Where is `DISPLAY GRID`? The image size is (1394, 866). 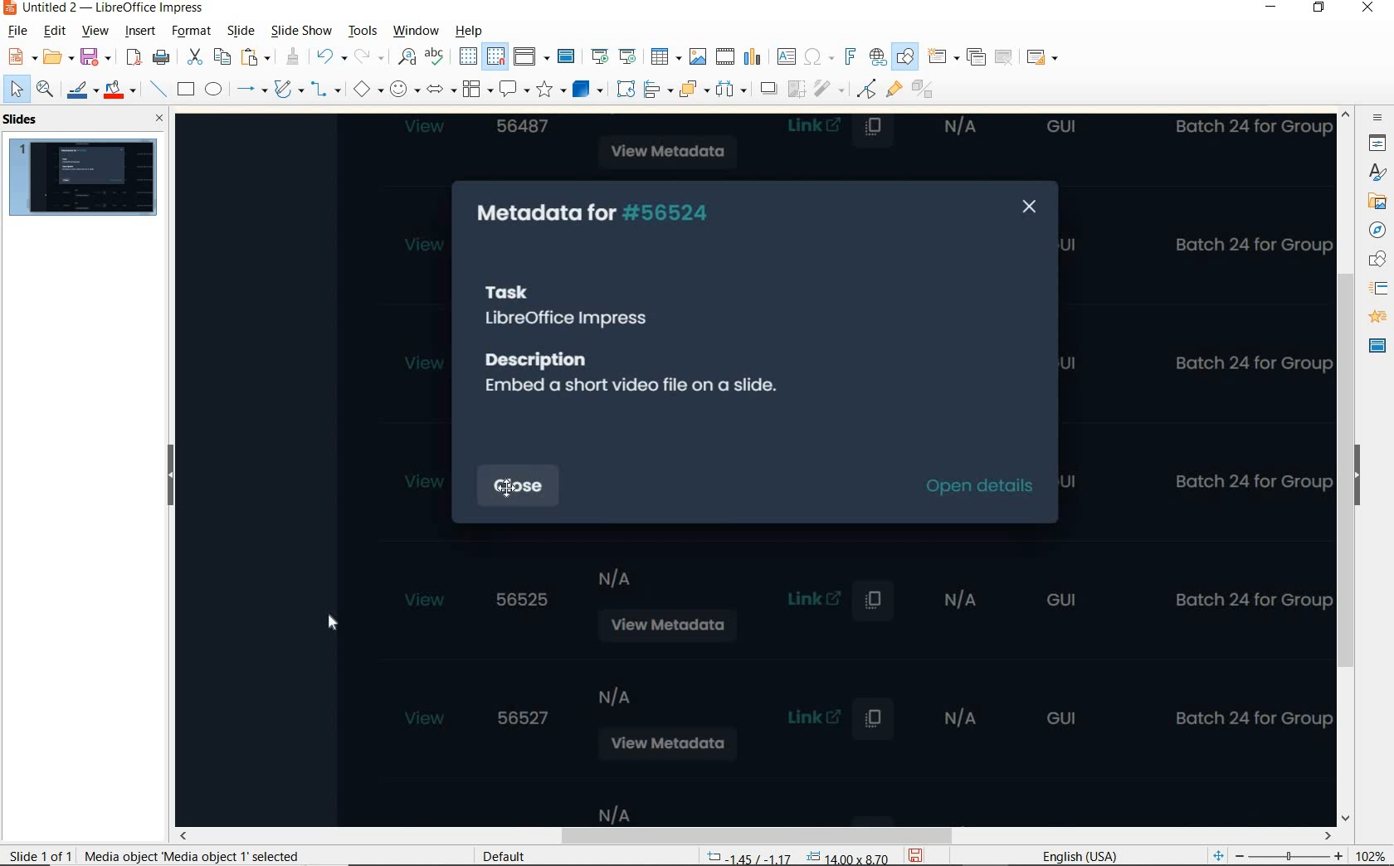 DISPLAY GRID is located at coordinates (468, 56).